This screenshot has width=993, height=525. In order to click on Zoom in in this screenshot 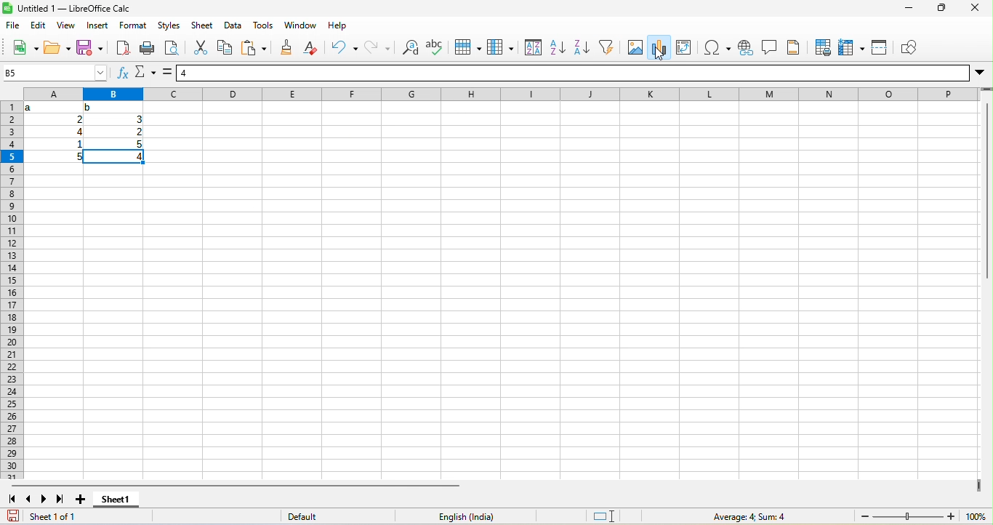, I will do `click(951, 516)`.